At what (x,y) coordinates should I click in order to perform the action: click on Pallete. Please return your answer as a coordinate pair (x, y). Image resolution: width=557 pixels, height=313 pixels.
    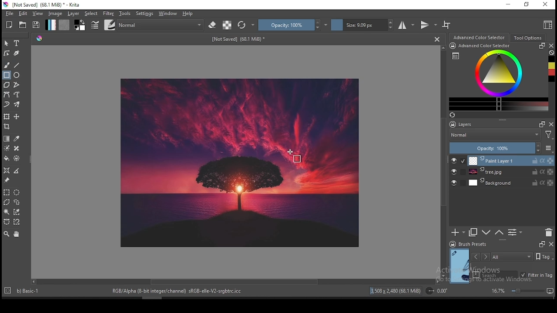
    Looking at the image, I should click on (40, 39).